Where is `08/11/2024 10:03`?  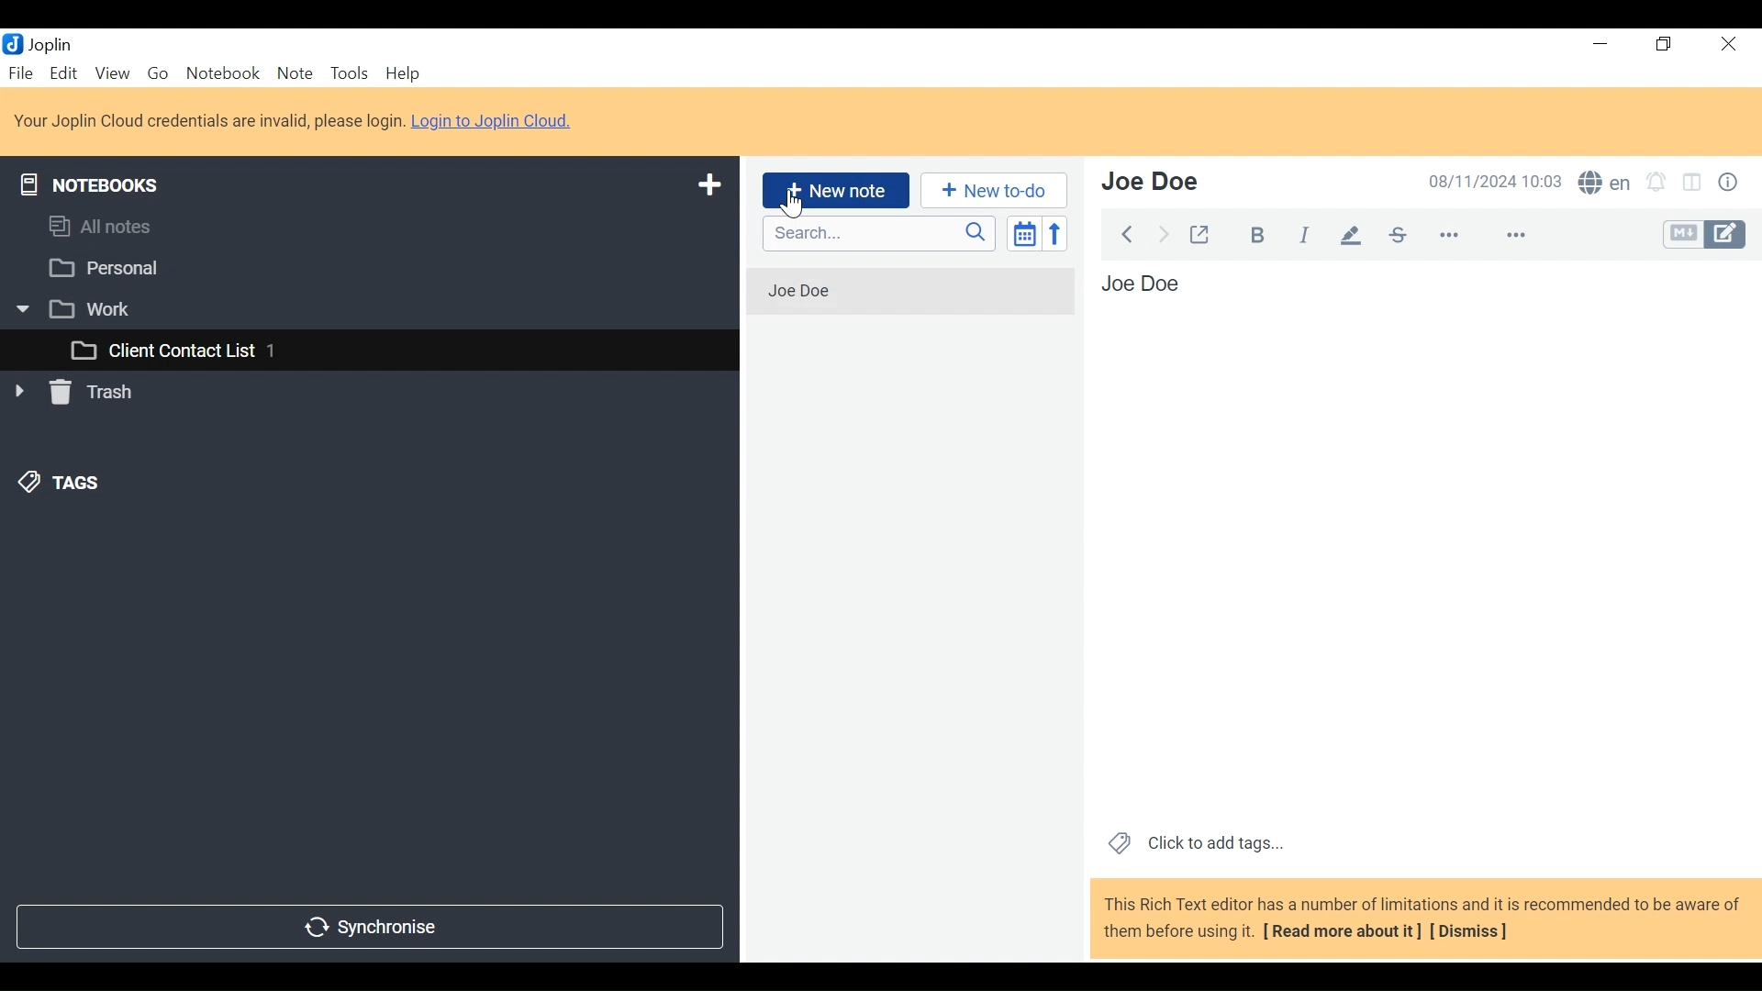
08/11/2024 10:03 is located at coordinates (1495, 181).